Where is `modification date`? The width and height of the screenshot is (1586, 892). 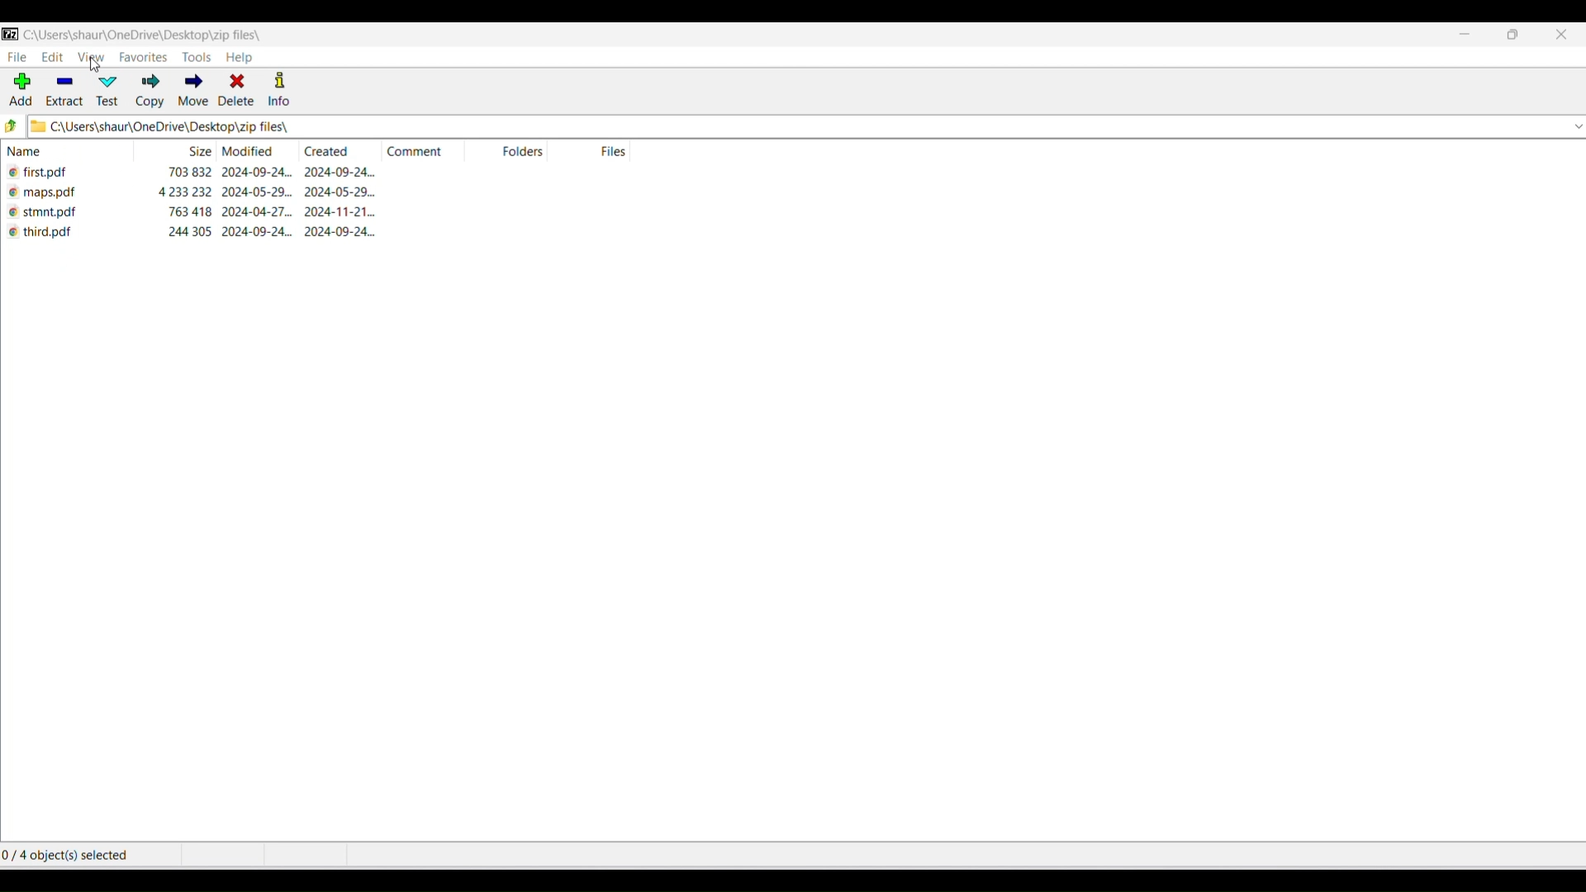 modification date is located at coordinates (261, 173).